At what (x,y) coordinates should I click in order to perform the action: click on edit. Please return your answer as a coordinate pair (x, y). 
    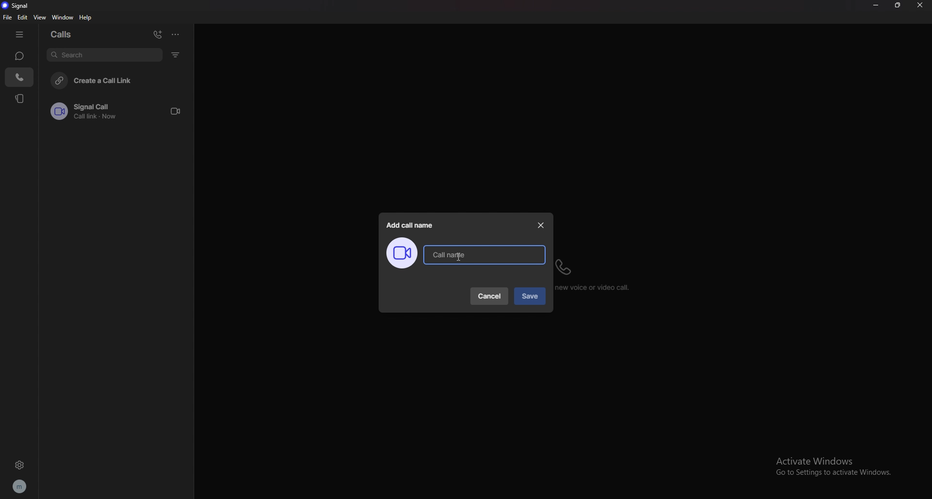
    Looking at the image, I should click on (23, 17).